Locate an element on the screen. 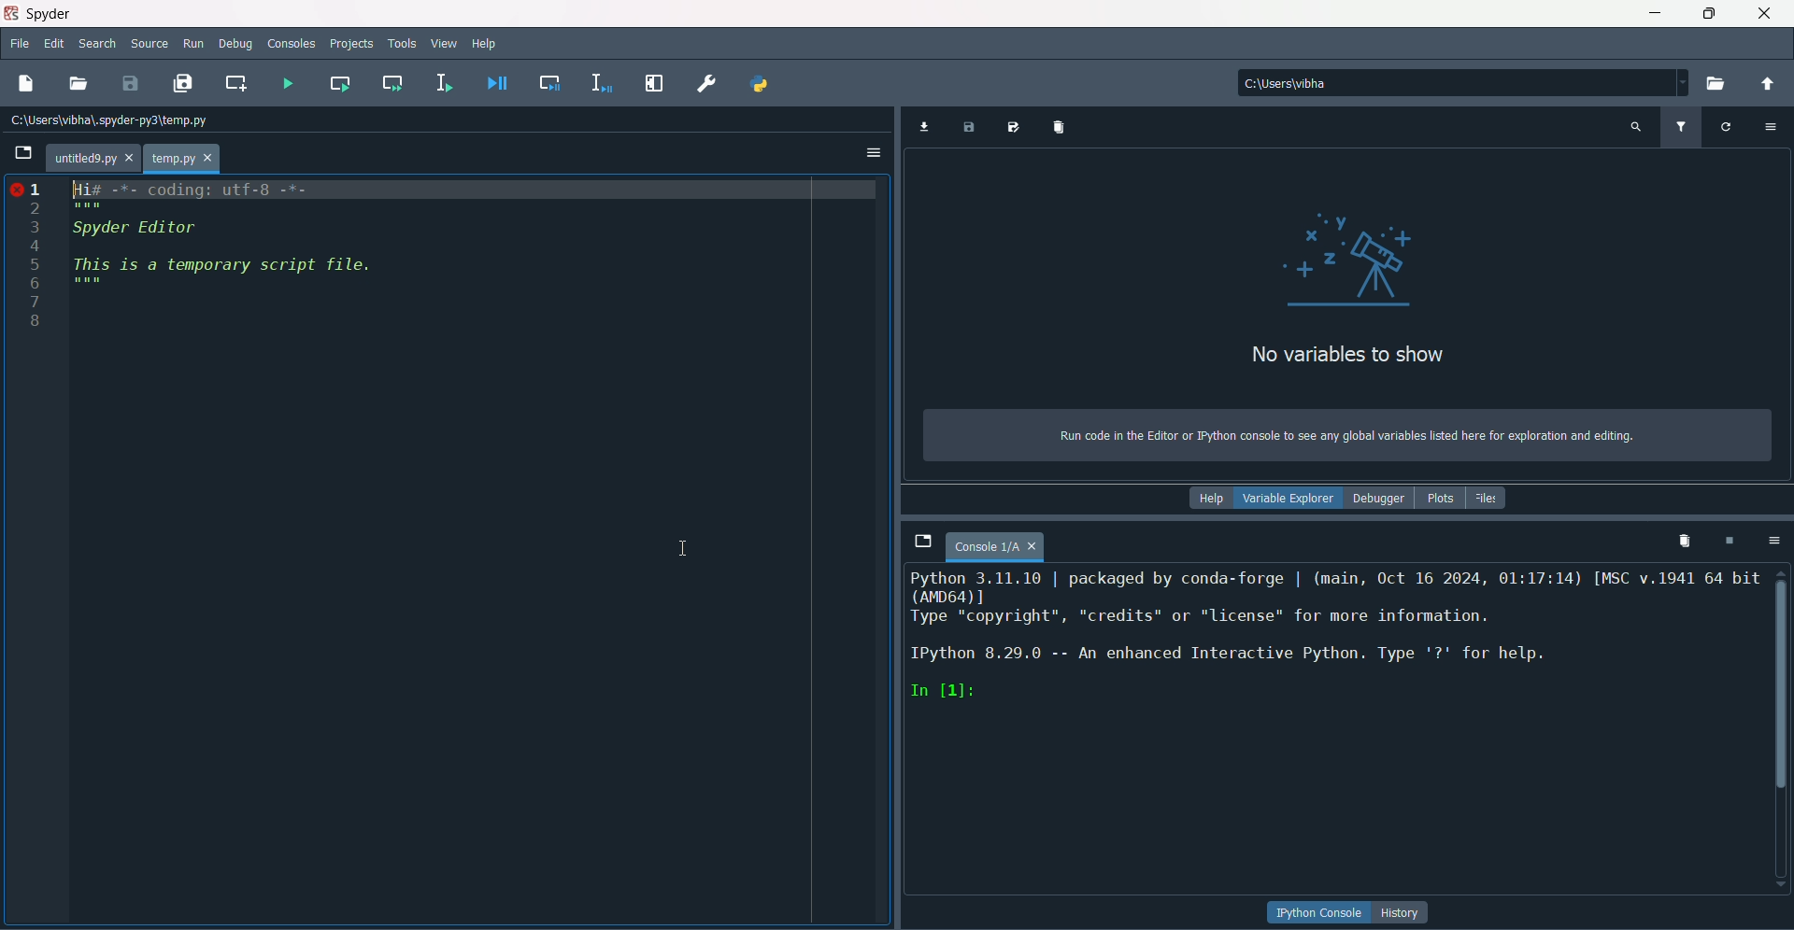 This screenshot has width=1794, height=930. button is located at coordinates (1320, 911).